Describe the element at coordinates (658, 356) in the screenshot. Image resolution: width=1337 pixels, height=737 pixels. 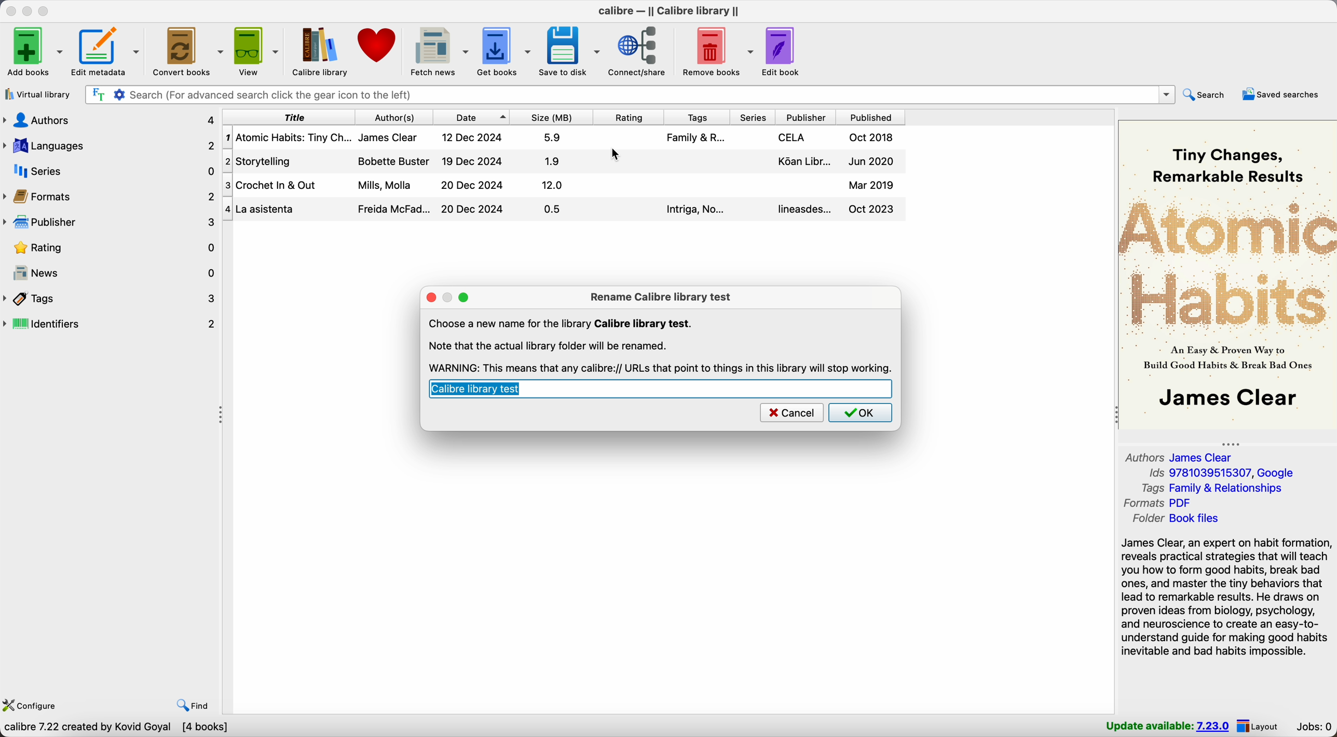
I see `Note that the actual library folder will be renamed. WARNING: This means that any calibre://URLs that point to things in this library will stop working.` at that location.